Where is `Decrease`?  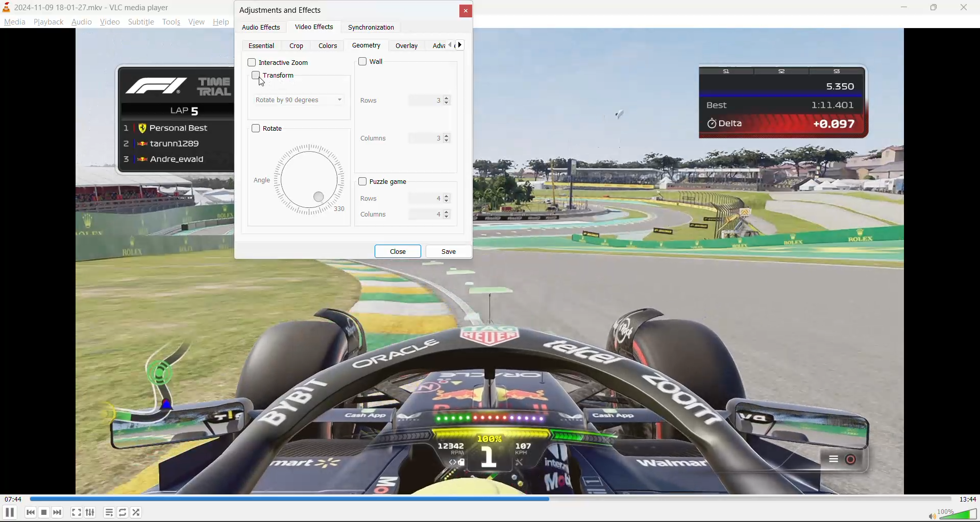
Decrease is located at coordinates (448, 216).